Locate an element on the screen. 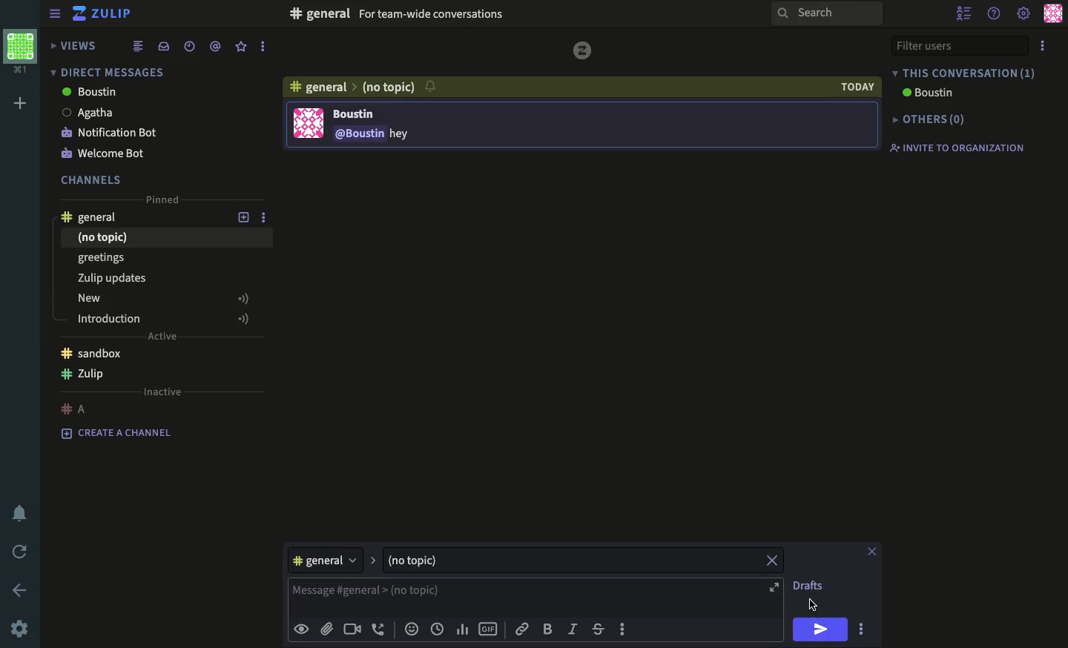  settings is located at coordinates (19, 630).